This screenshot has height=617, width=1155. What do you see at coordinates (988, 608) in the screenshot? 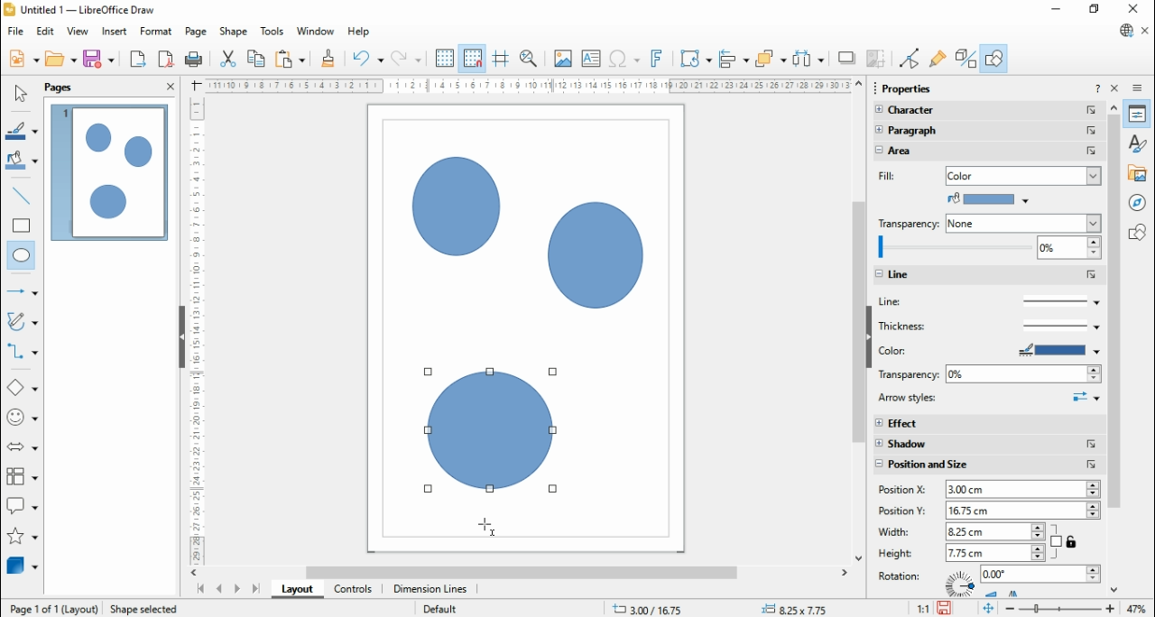
I see `fir page to current window` at bounding box center [988, 608].